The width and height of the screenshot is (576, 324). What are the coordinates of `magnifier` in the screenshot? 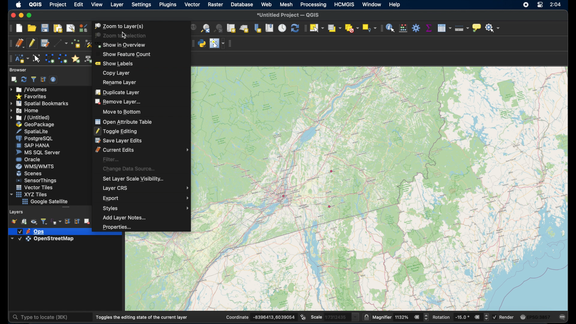 It's located at (400, 316).